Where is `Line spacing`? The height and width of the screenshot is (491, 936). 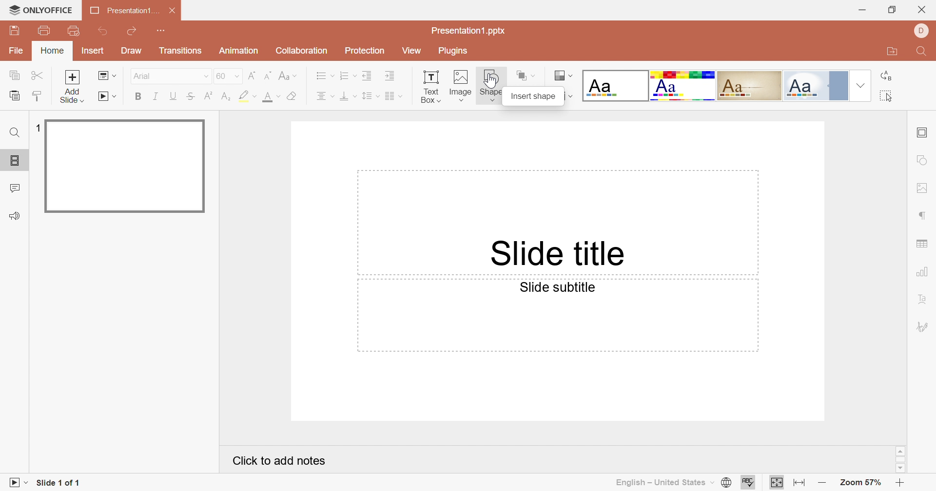
Line spacing is located at coordinates (371, 96).